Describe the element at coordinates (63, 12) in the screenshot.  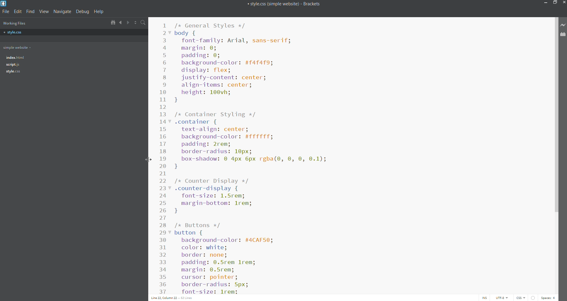
I see `Navigate` at that location.